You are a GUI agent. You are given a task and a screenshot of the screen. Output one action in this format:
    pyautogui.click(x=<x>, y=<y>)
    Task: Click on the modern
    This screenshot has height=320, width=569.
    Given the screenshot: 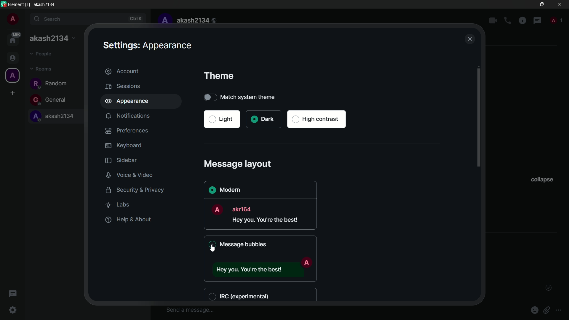 What is the action you would take?
    pyautogui.click(x=224, y=189)
    